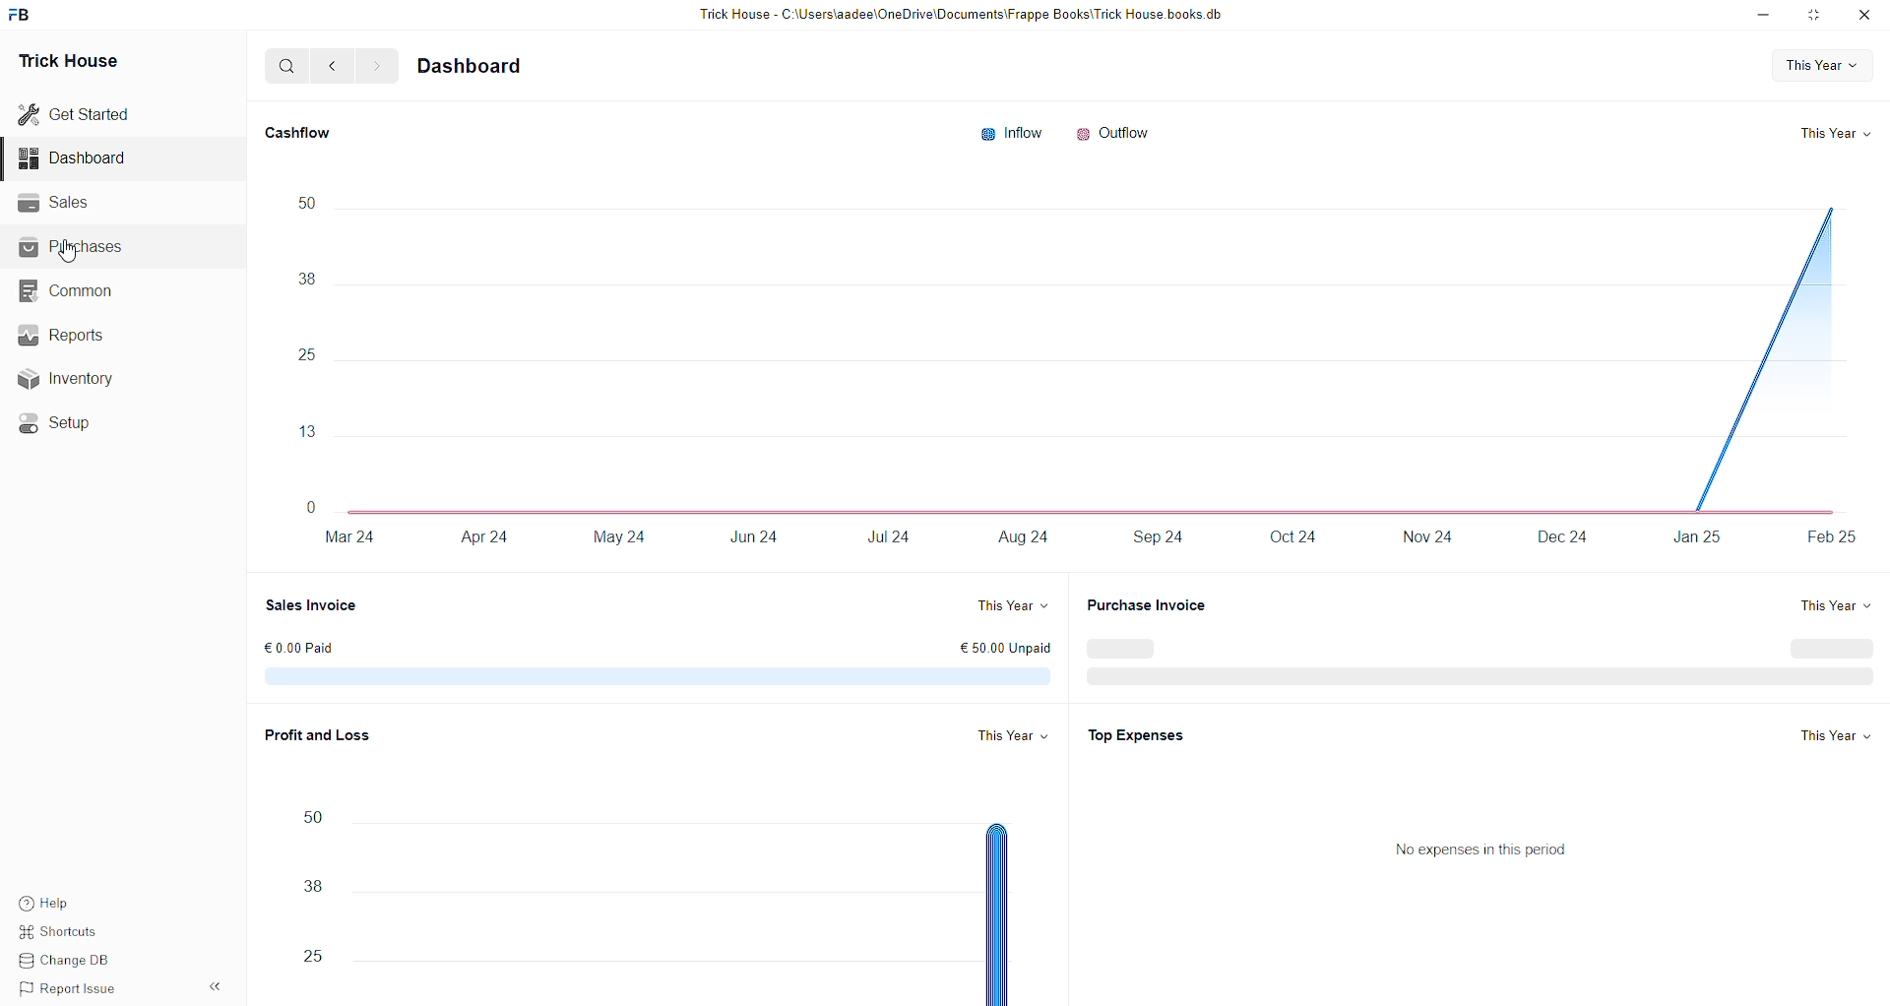 The width and height of the screenshot is (1890, 1006). I want to click on Sep24, so click(1160, 537).